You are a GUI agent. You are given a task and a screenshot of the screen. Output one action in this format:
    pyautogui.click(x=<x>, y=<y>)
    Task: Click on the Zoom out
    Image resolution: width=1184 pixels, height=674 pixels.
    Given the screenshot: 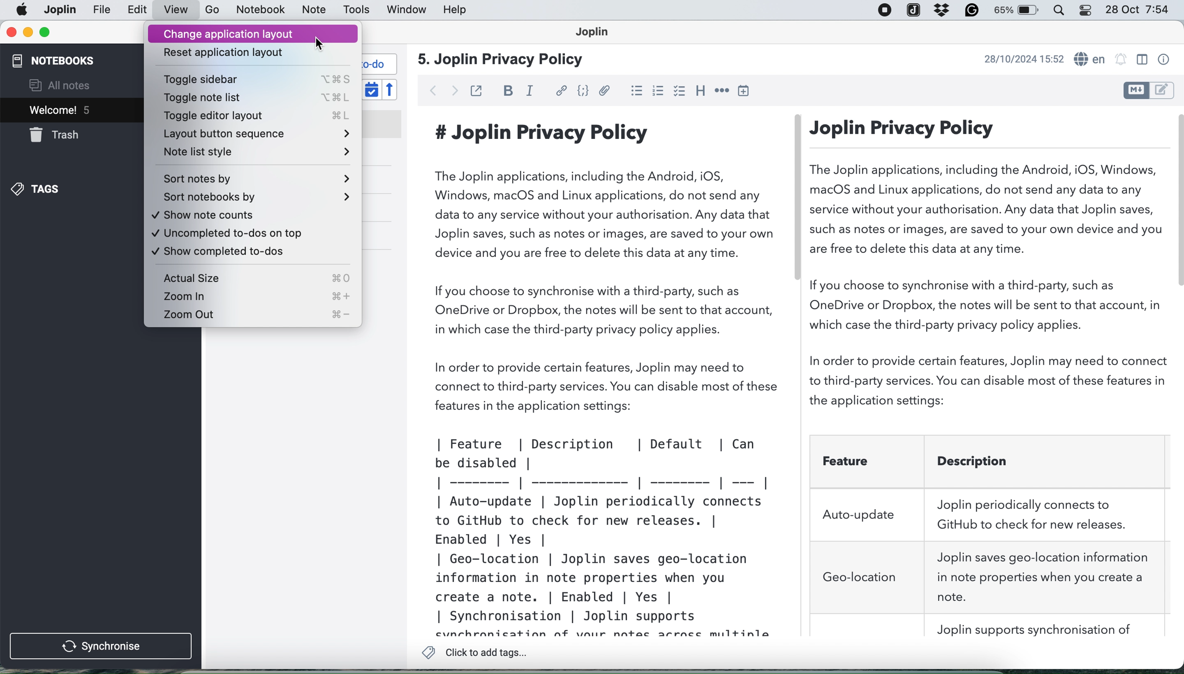 What is the action you would take?
    pyautogui.click(x=254, y=317)
    